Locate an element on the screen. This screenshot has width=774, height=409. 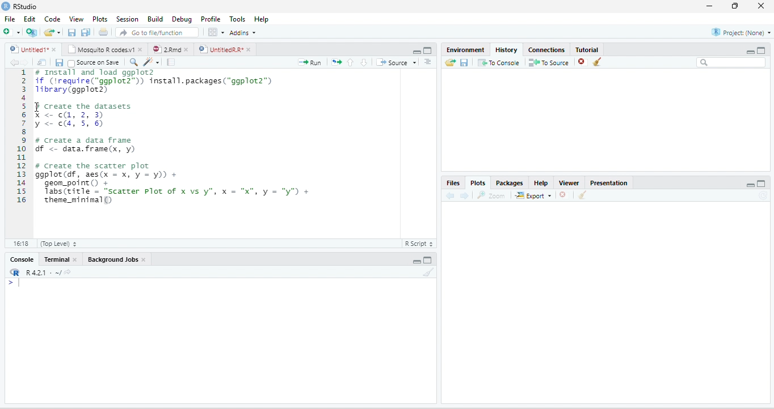
To Console is located at coordinates (499, 63).